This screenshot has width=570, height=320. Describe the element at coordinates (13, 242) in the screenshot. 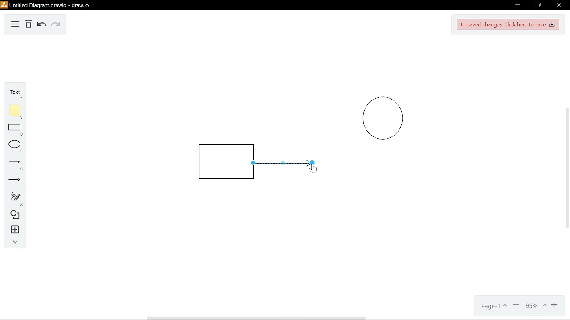

I see `Collapse` at that location.